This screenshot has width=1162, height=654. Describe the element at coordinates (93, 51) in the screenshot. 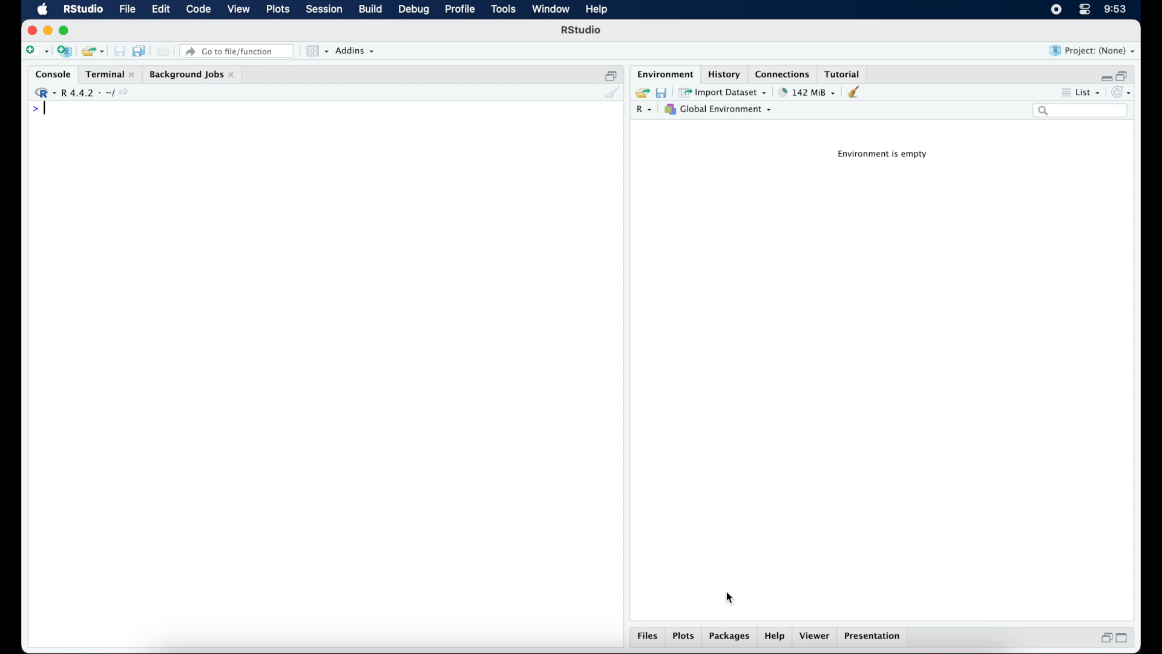

I see `open an existing project` at that location.